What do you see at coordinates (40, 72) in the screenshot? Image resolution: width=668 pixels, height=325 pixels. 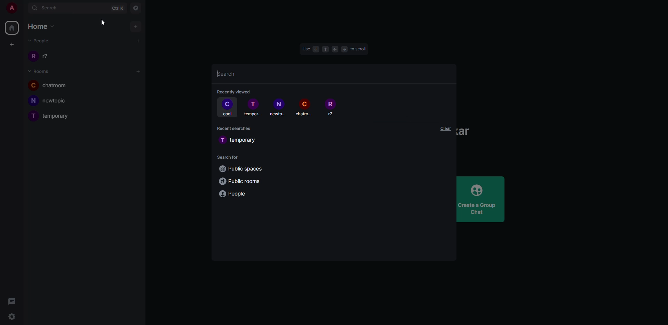 I see `rooms` at bounding box center [40, 72].